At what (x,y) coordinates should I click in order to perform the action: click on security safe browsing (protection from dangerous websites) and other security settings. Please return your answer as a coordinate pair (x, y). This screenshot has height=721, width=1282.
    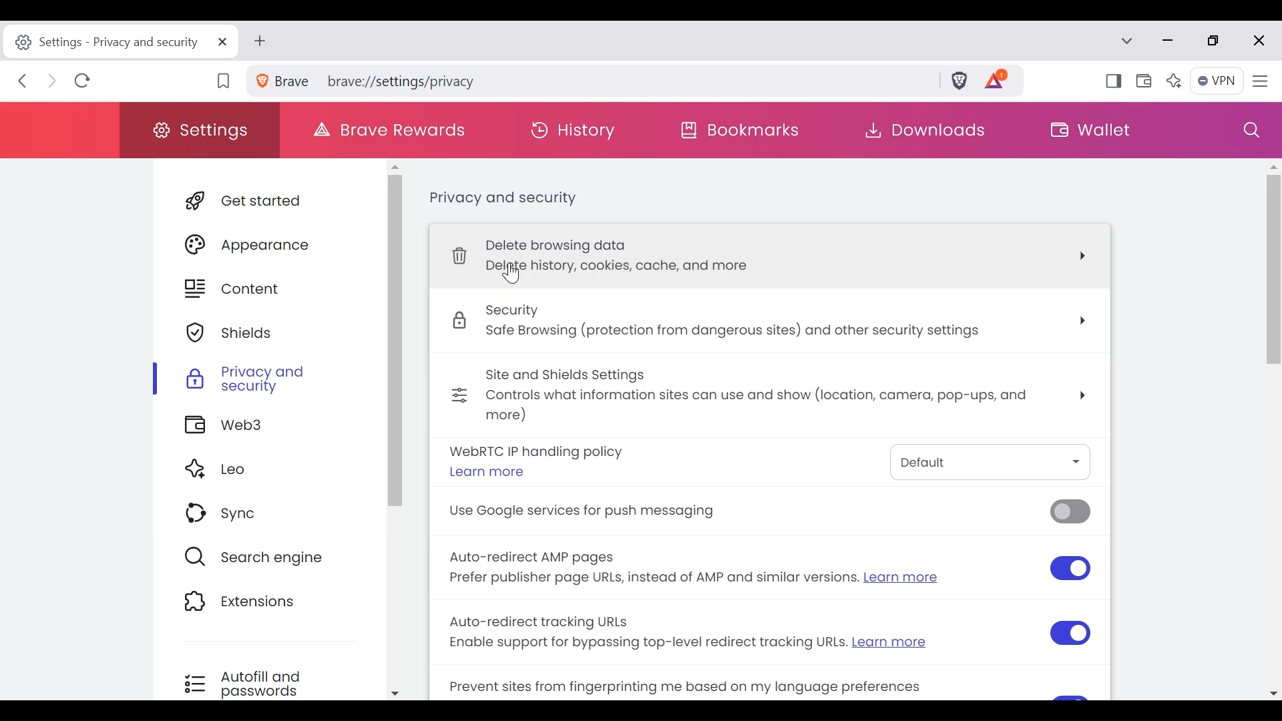
    Looking at the image, I should click on (775, 324).